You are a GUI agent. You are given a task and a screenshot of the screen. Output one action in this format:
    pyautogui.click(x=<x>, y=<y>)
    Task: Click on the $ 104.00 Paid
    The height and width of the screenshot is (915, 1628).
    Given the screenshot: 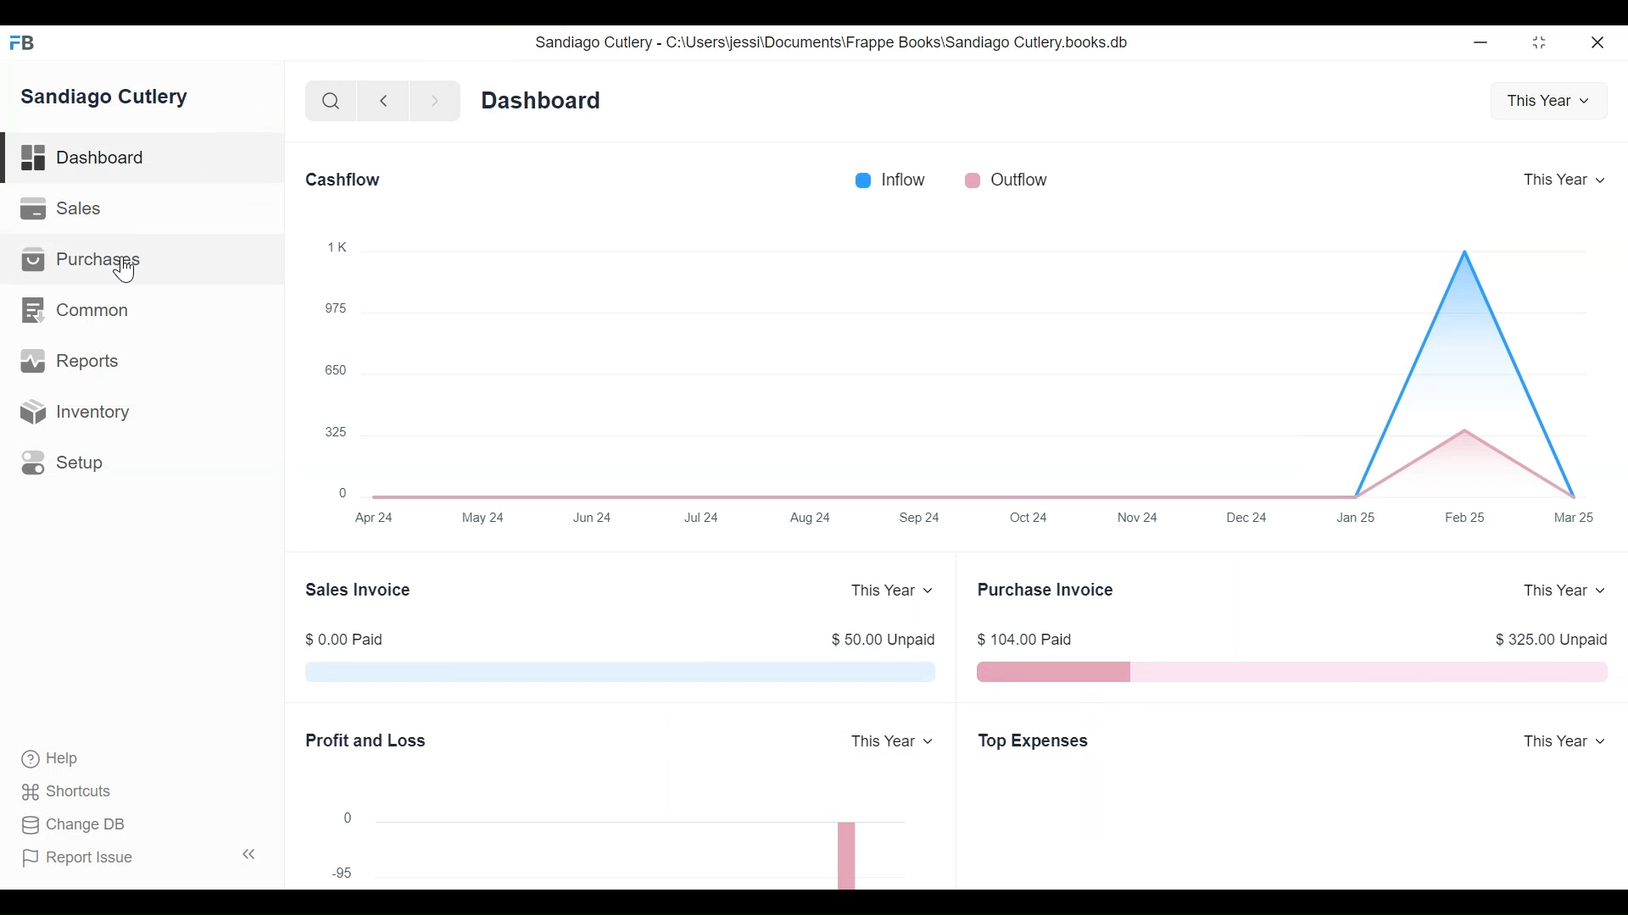 What is the action you would take?
    pyautogui.click(x=1039, y=640)
    